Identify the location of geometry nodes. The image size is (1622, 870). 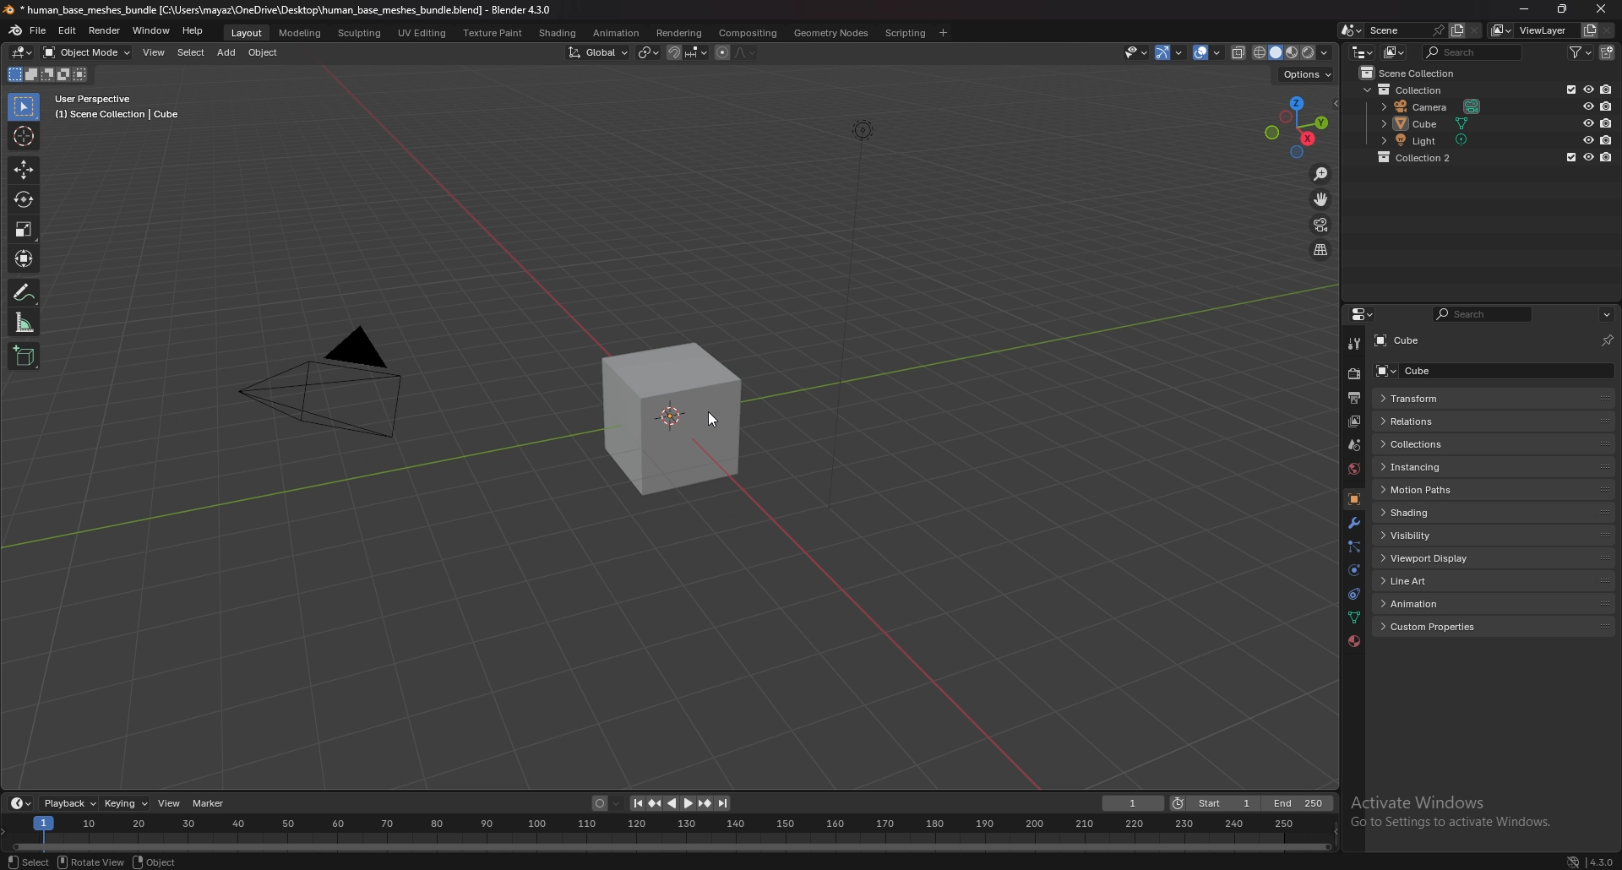
(830, 33).